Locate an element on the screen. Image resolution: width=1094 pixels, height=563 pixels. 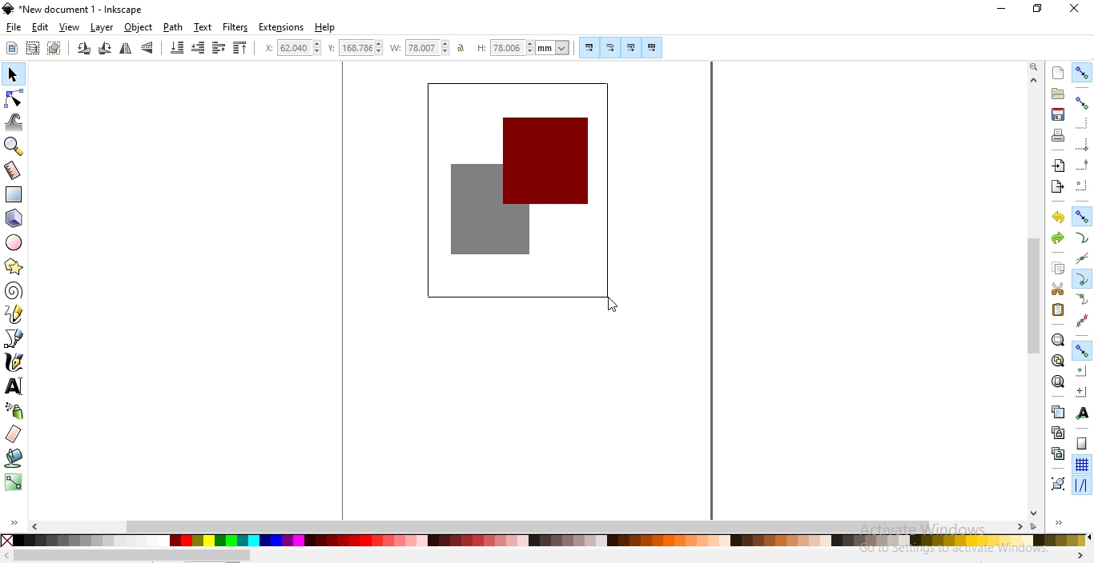
snap text anchors and baselines is located at coordinates (1081, 414).